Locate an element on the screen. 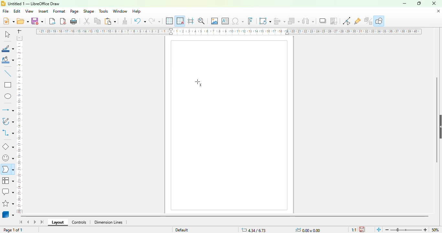  save is located at coordinates (37, 21).